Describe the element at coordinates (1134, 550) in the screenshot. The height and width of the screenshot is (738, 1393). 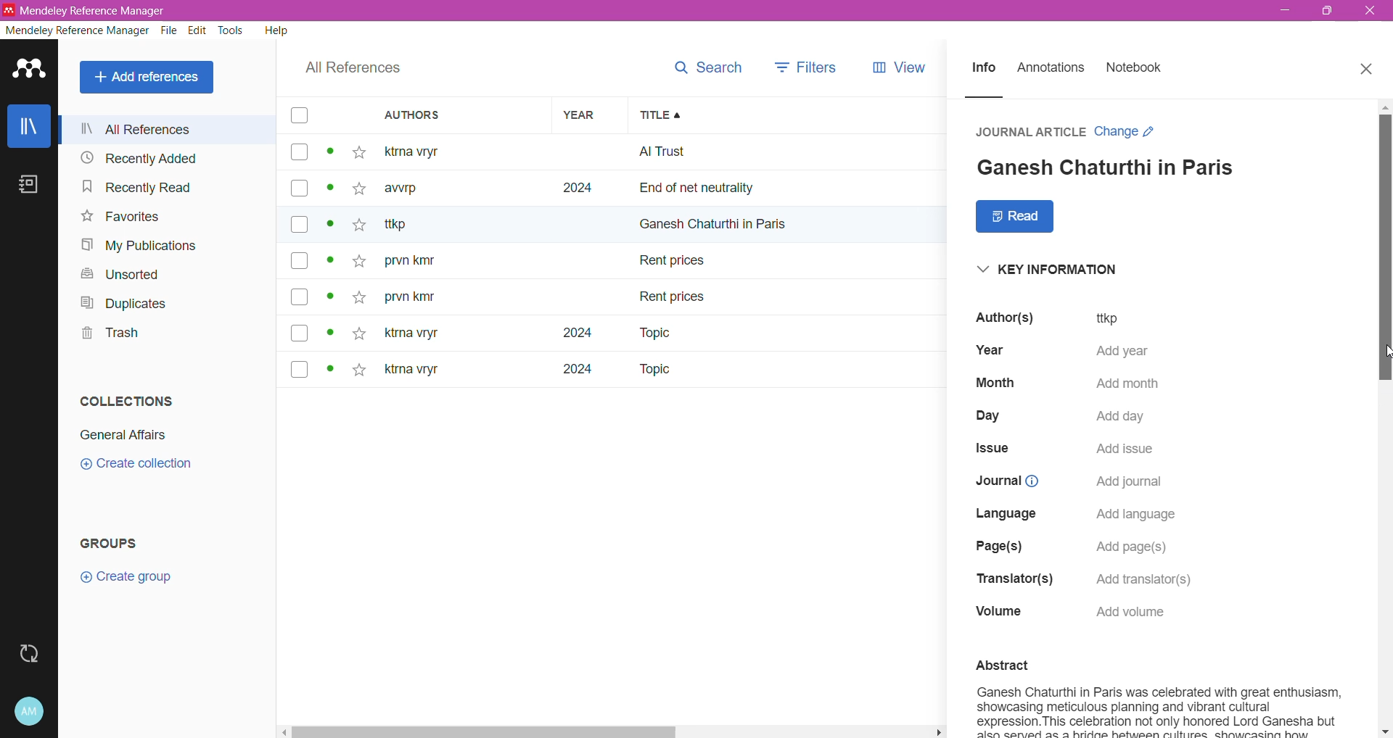
I see `Click to add number of pages` at that location.